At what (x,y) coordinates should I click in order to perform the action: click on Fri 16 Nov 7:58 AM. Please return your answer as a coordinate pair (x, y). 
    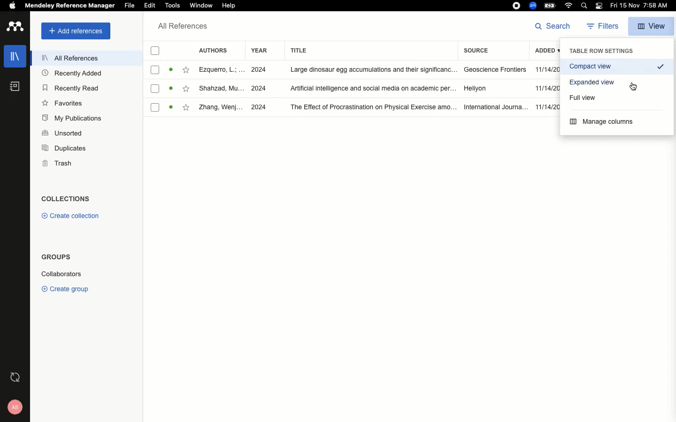
    Looking at the image, I should click on (641, 6).